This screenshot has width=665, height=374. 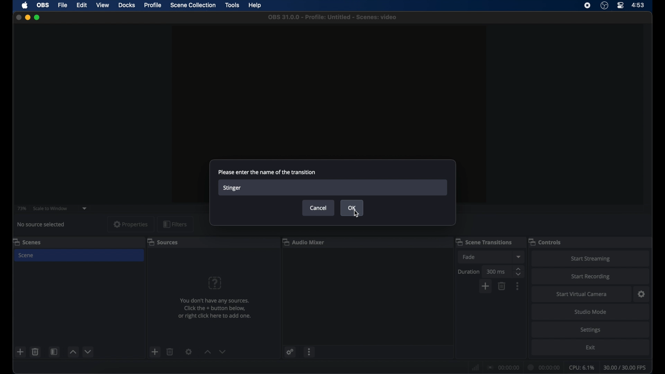 What do you see at coordinates (73, 353) in the screenshot?
I see `increment` at bounding box center [73, 353].